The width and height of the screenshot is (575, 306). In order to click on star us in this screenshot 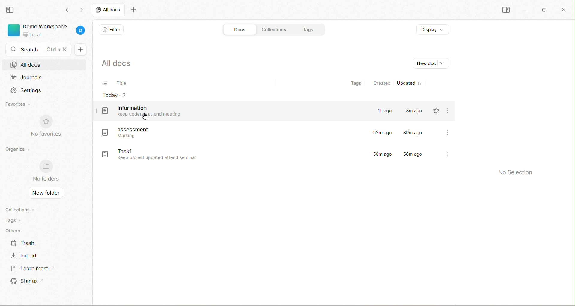, I will do `click(25, 281)`.